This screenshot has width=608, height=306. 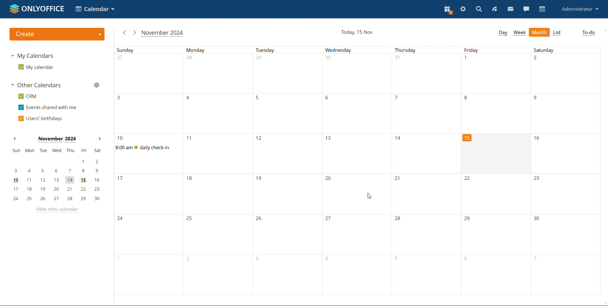 I want to click on , so click(x=537, y=179).